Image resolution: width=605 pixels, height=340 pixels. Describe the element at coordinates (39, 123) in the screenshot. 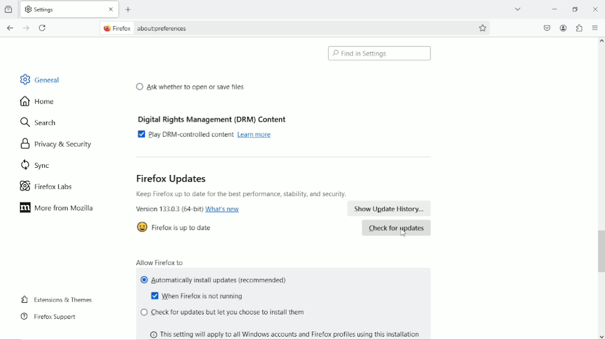

I see `search` at that location.